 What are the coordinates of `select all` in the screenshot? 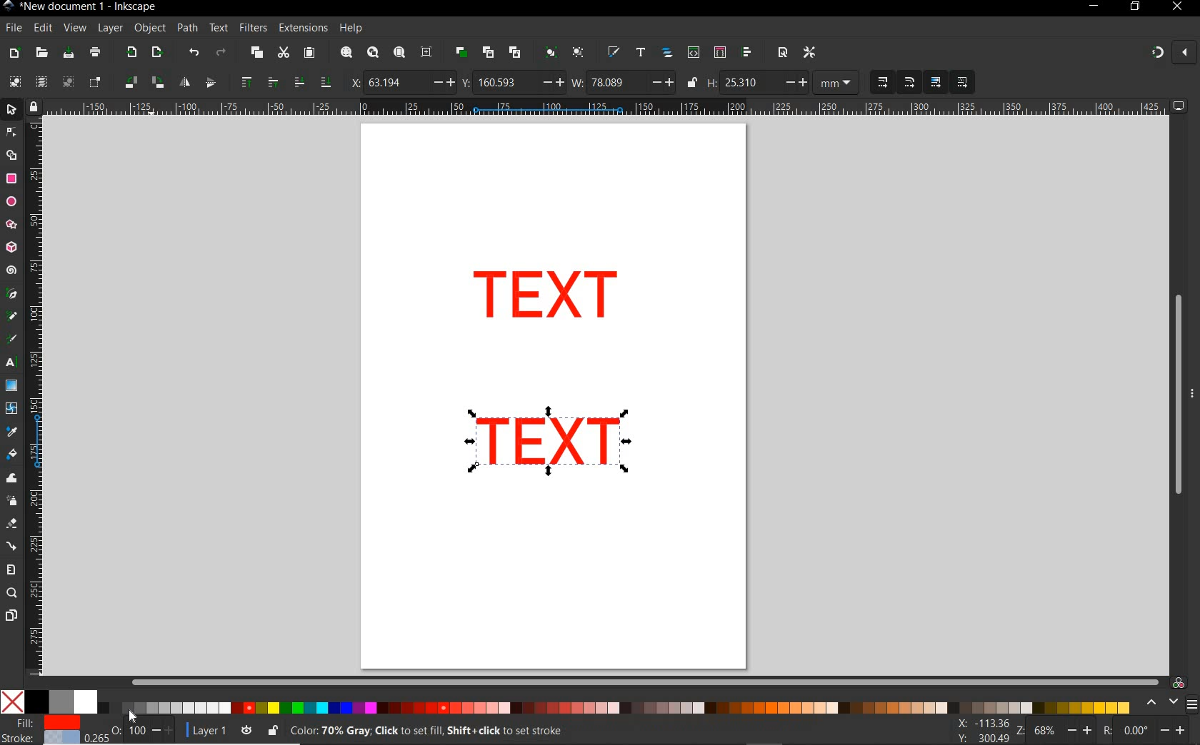 It's located at (15, 82).